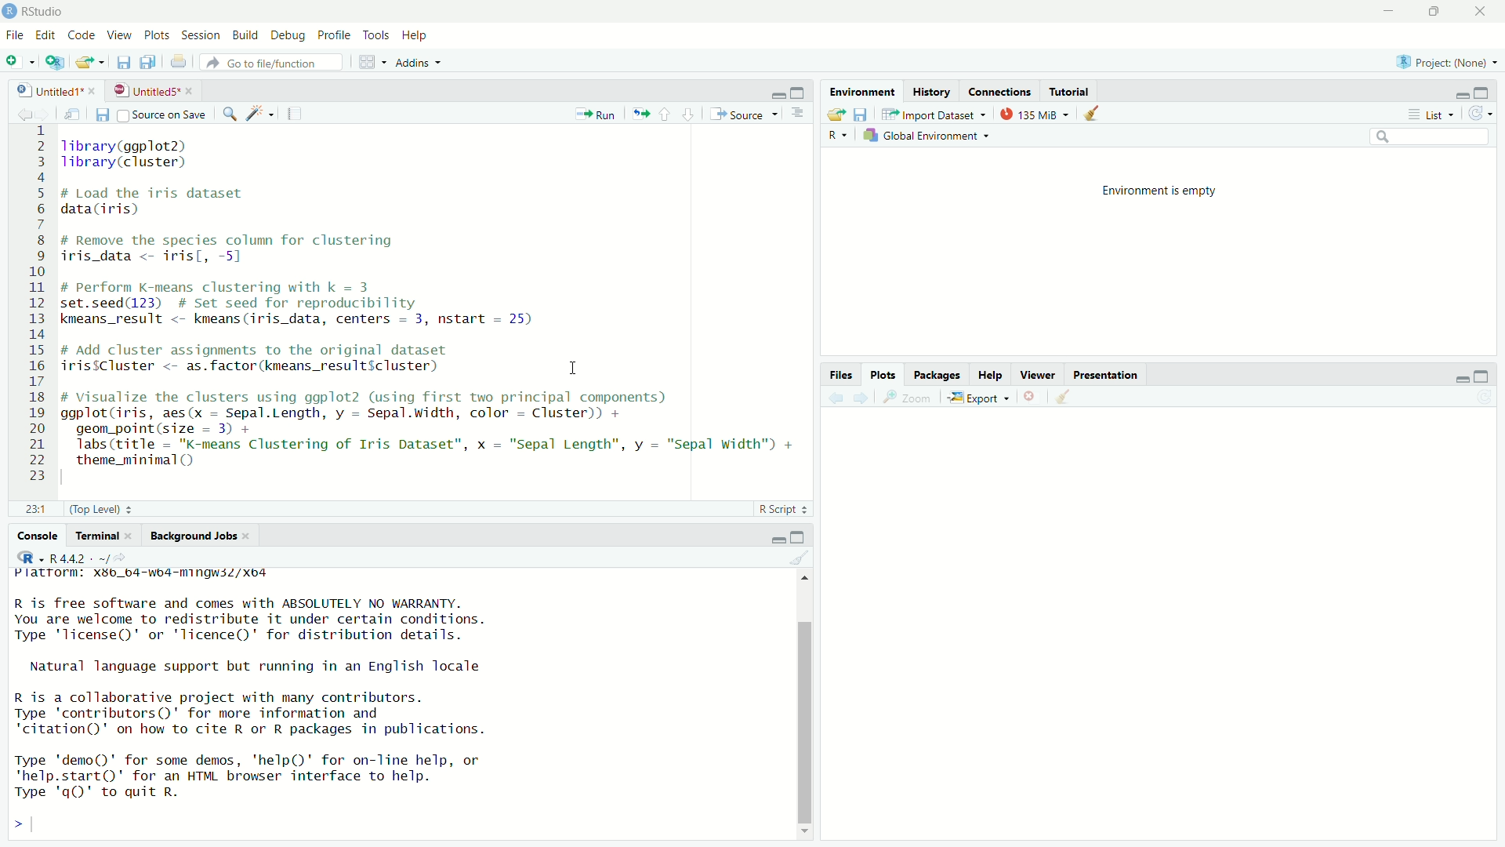 This screenshot has width=1505, height=847. I want to click on terminal, so click(96, 535).